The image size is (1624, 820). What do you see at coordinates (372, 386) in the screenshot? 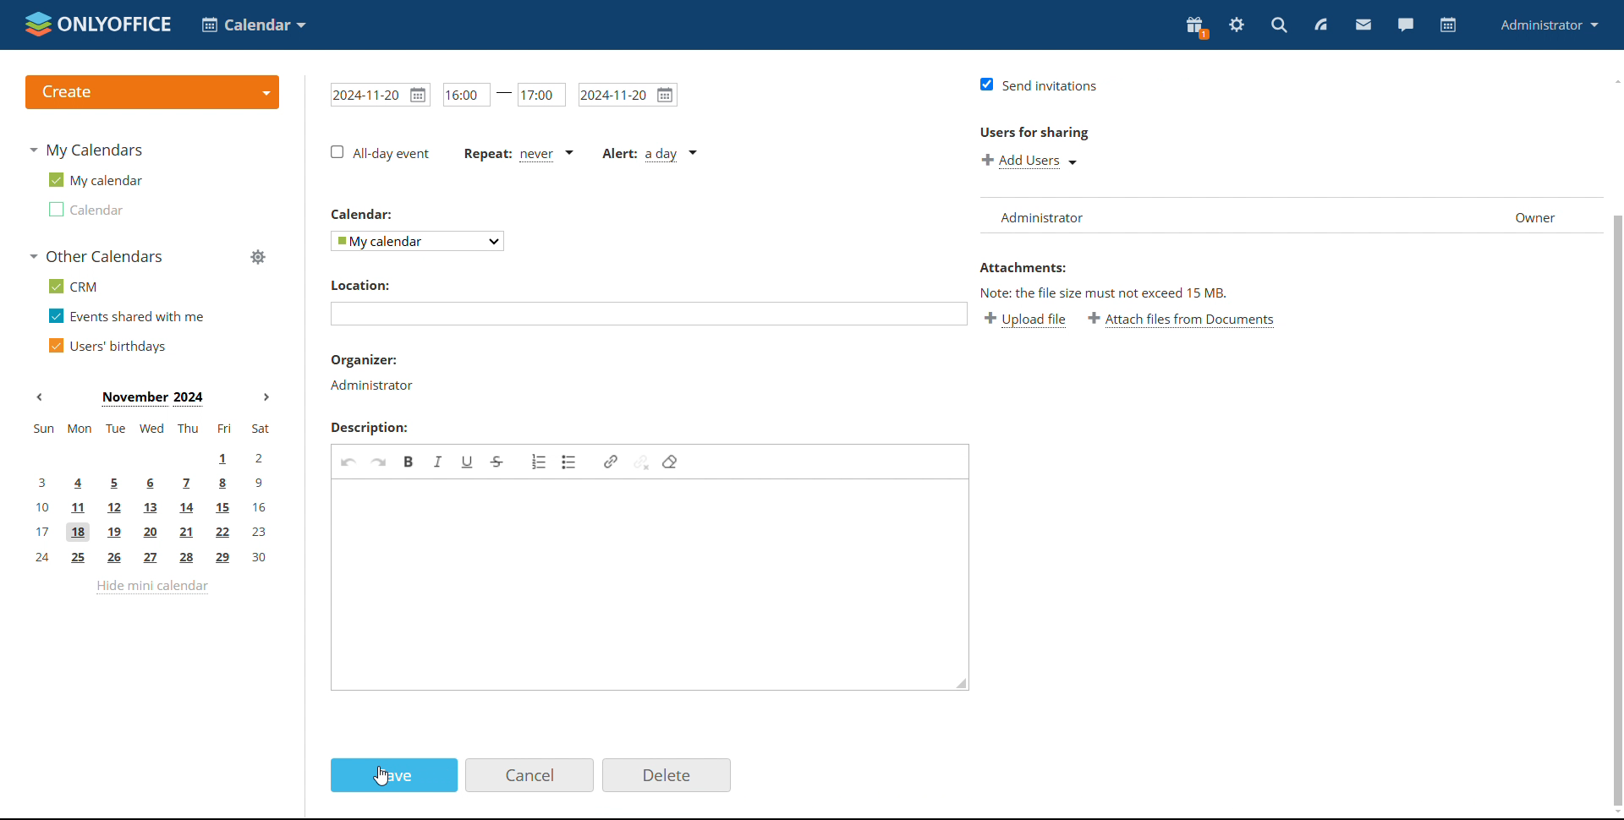
I see `organiser` at bounding box center [372, 386].